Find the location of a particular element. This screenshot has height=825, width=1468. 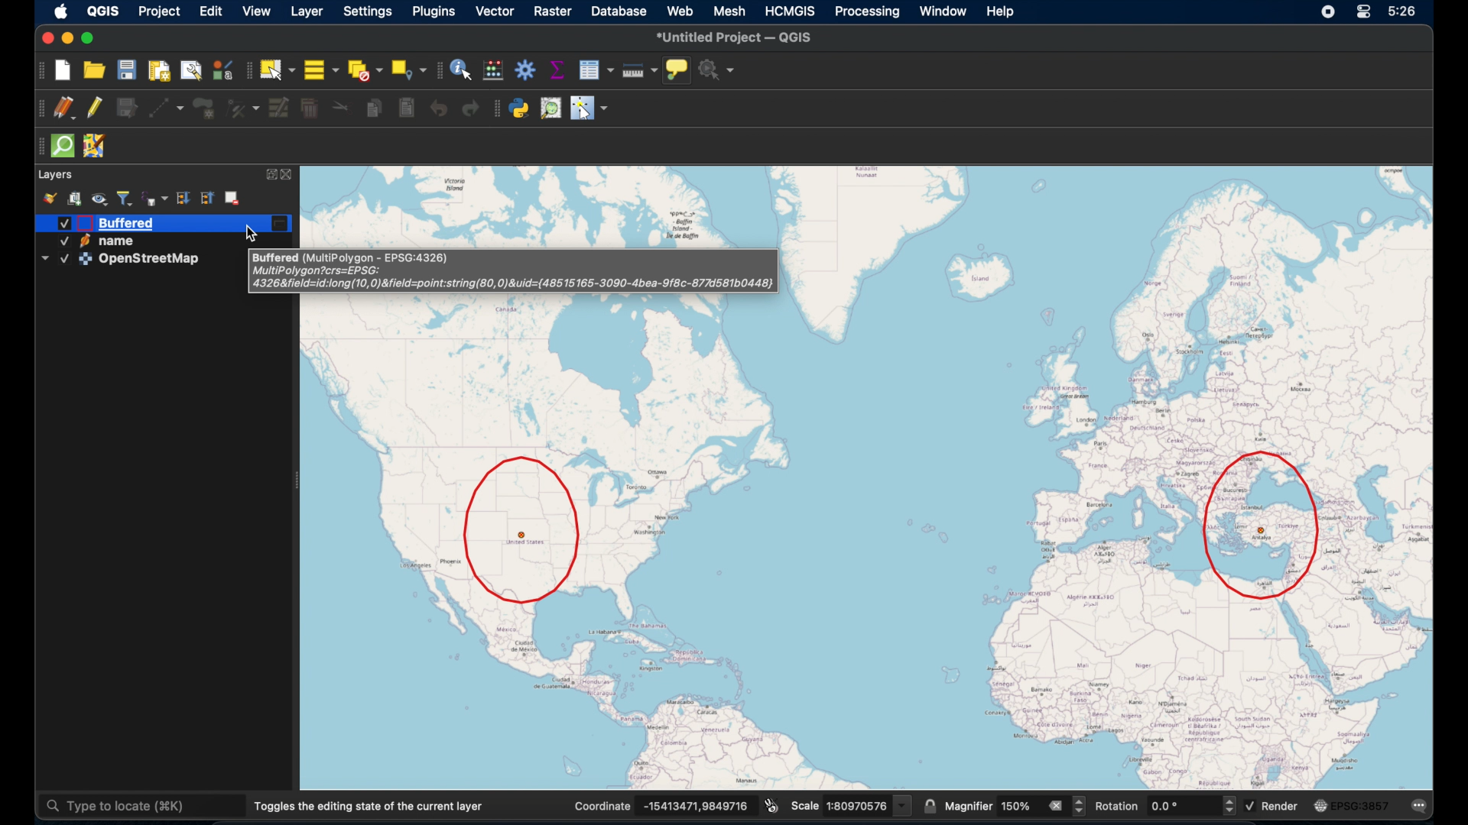

Buffered (MultiPolygon - EPSG:4326) is located at coordinates (352, 259).